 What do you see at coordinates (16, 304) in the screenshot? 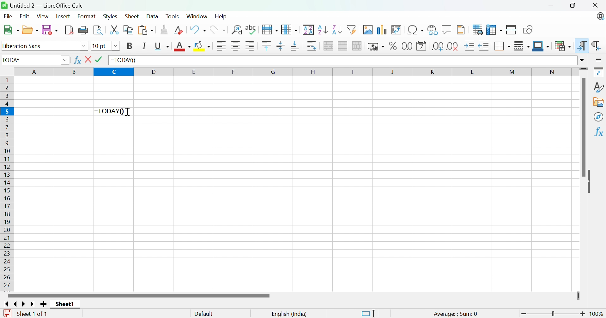
I see `Scroll to previous sheet` at bounding box center [16, 304].